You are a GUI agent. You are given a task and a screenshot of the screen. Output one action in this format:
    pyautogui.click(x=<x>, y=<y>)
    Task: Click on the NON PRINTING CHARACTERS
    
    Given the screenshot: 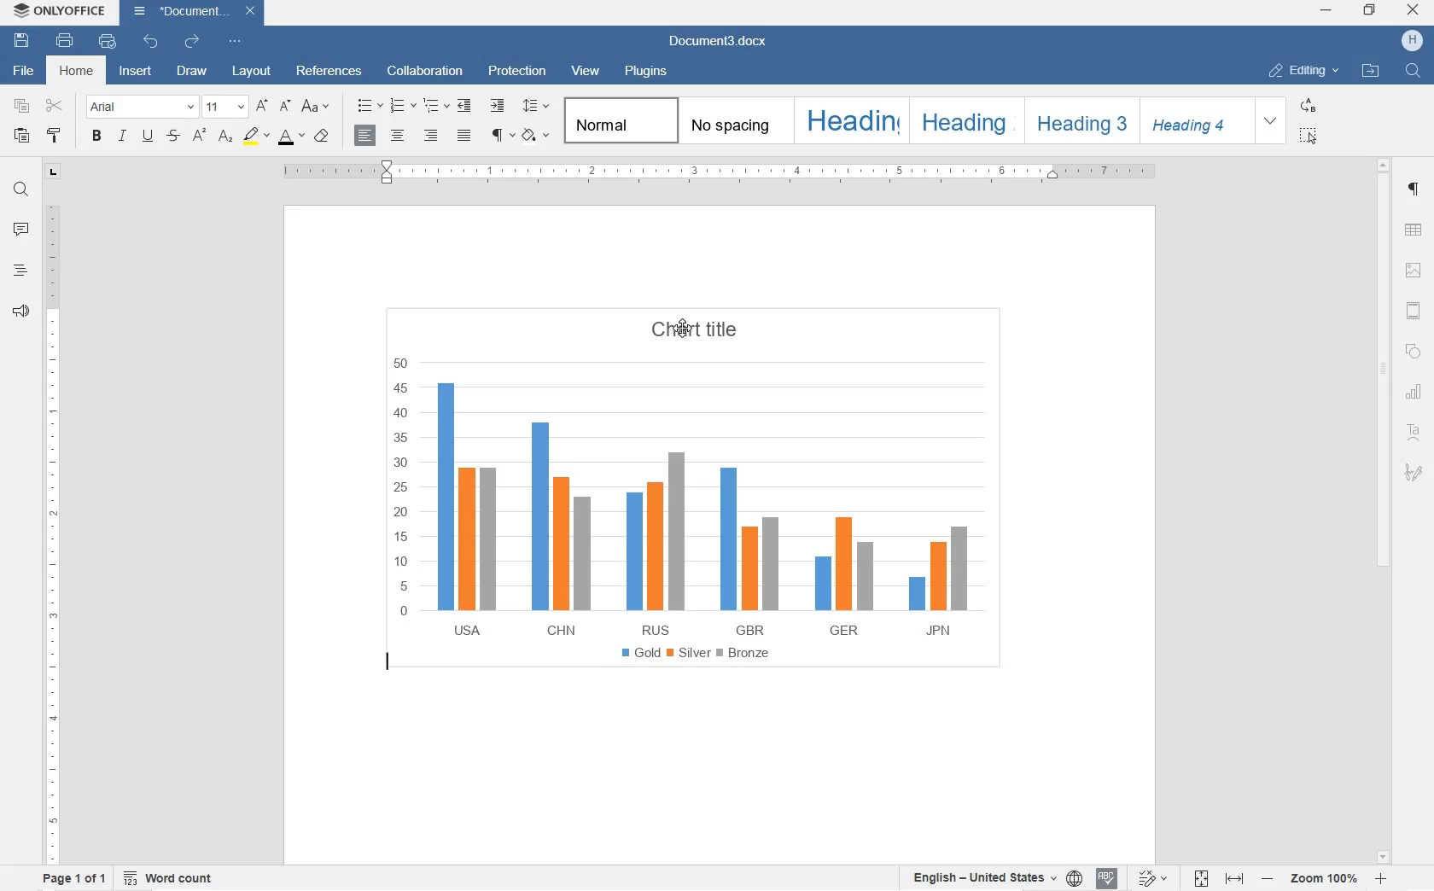 What is the action you would take?
    pyautogui.click(x=502, y=137)
    